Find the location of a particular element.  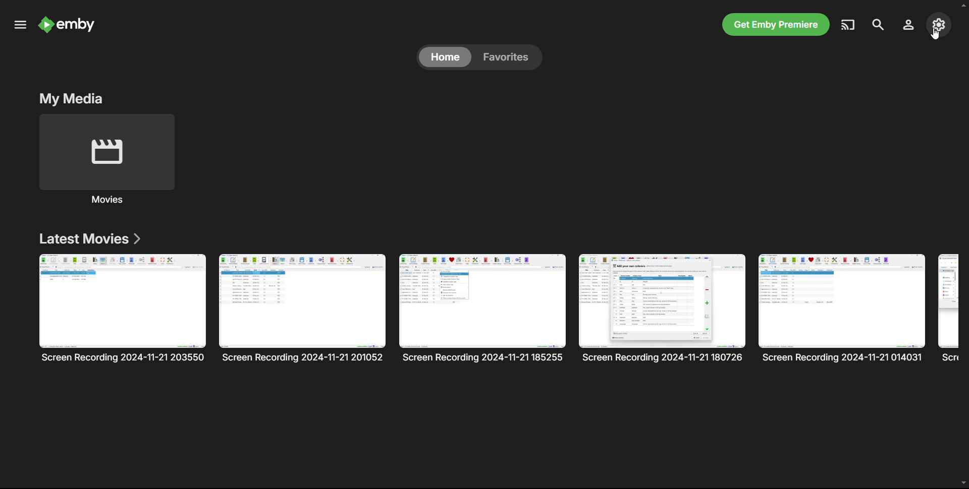

Screen Recording 2024-11-21 185255 is located at coordinates (483, 309).